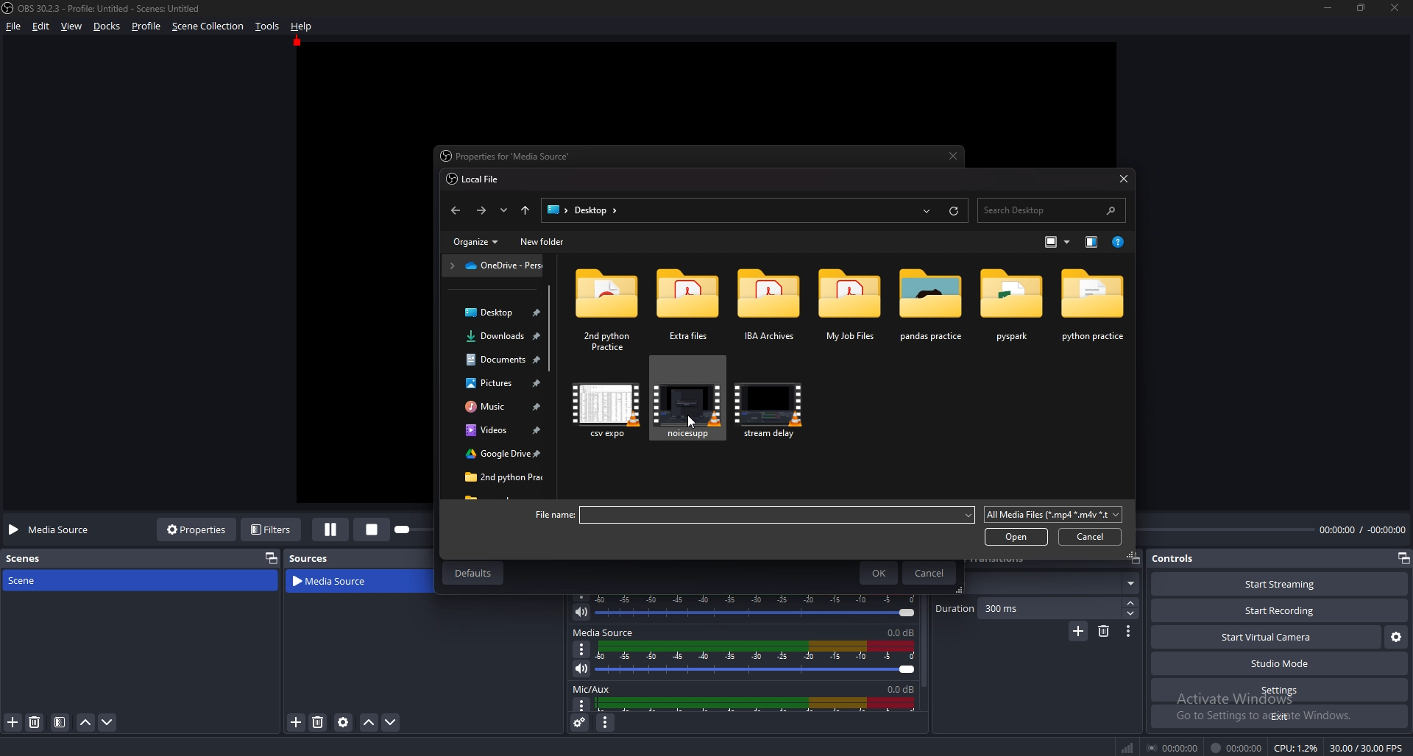  I want to click on media source, so click(603, 632).